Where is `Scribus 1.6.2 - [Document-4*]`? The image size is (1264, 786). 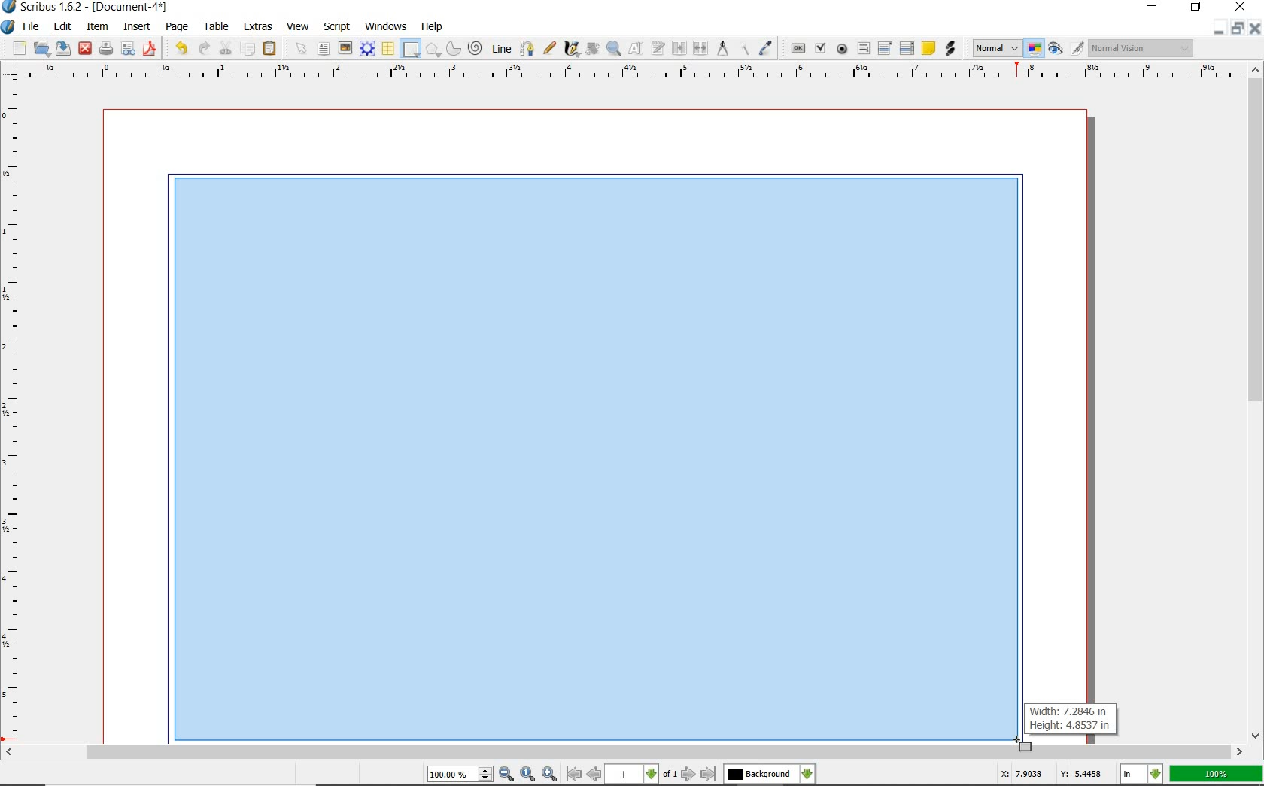
Scribus 1.6.2 - [Document-4*] is located at coordinates (87, 8).